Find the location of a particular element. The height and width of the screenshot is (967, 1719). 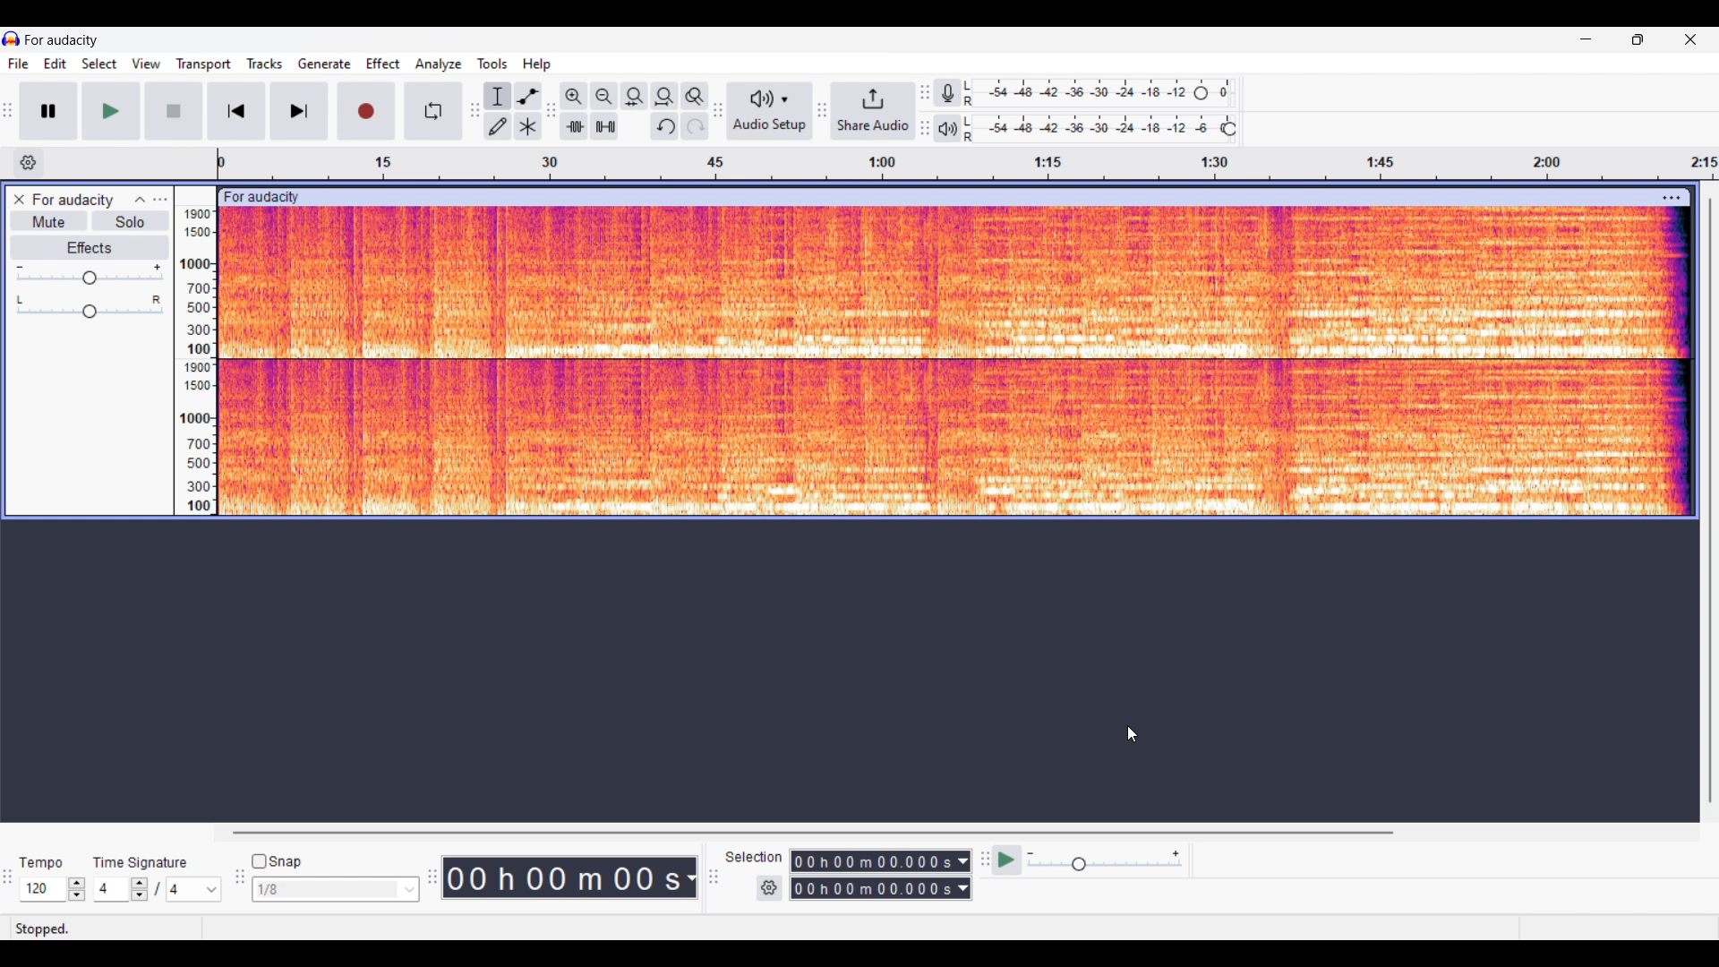

Tracks menu is located at coordinates (265, 64).